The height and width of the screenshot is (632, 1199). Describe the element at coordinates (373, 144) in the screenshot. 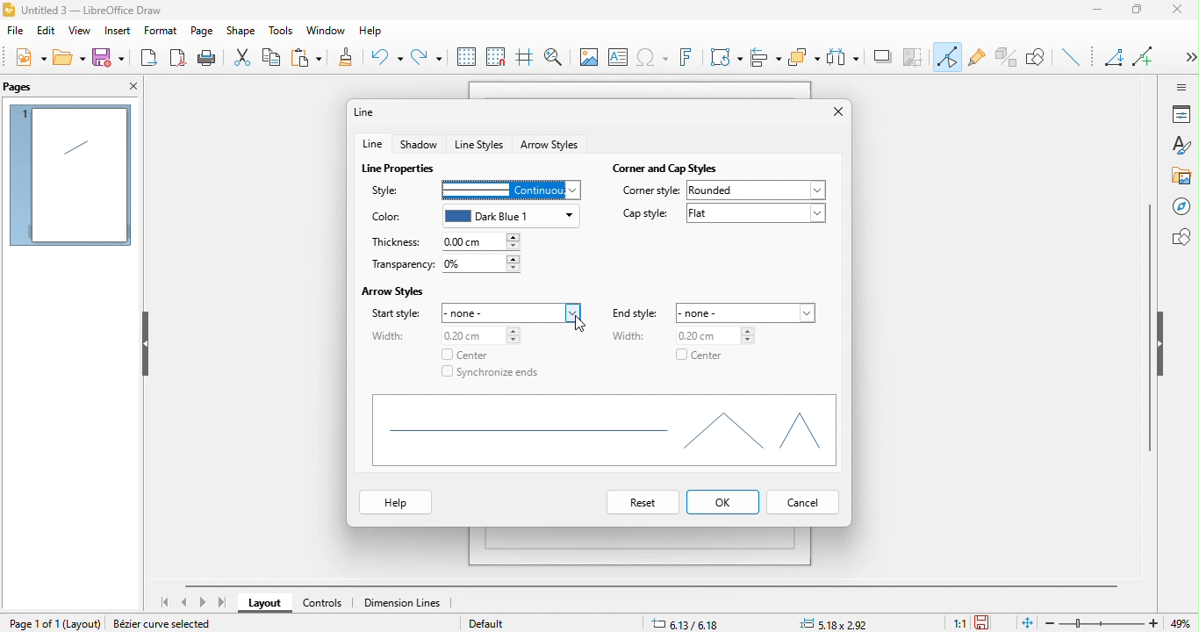

I see `line` at that location.